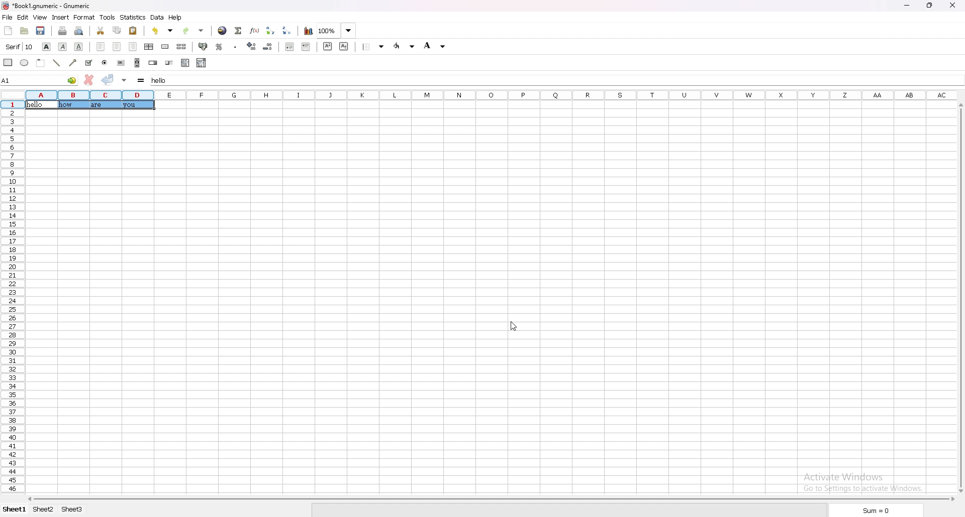 The width and height of the screenshot is (965, 517). I want to click on paste, so click(133, 30).